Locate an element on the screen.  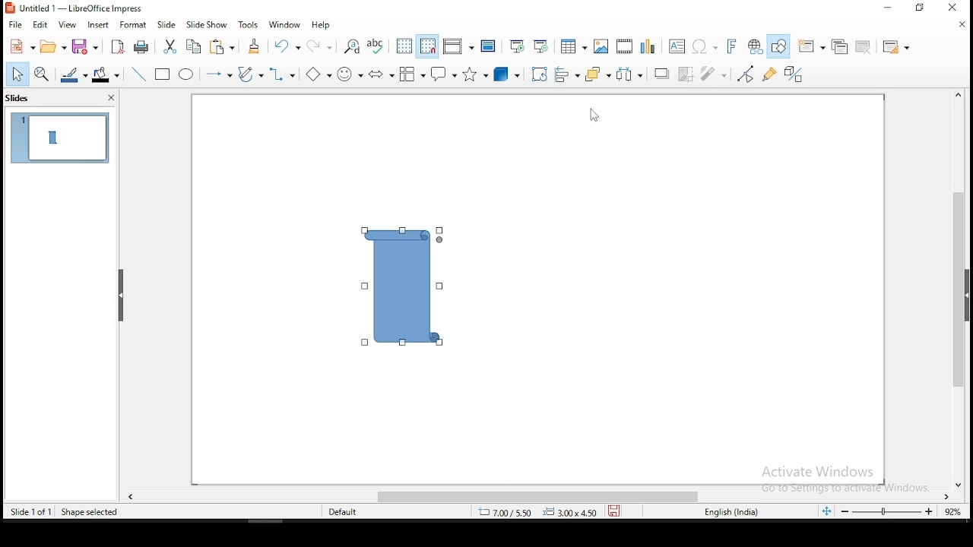
toggle extrusion is located at coordinates (794, 76).